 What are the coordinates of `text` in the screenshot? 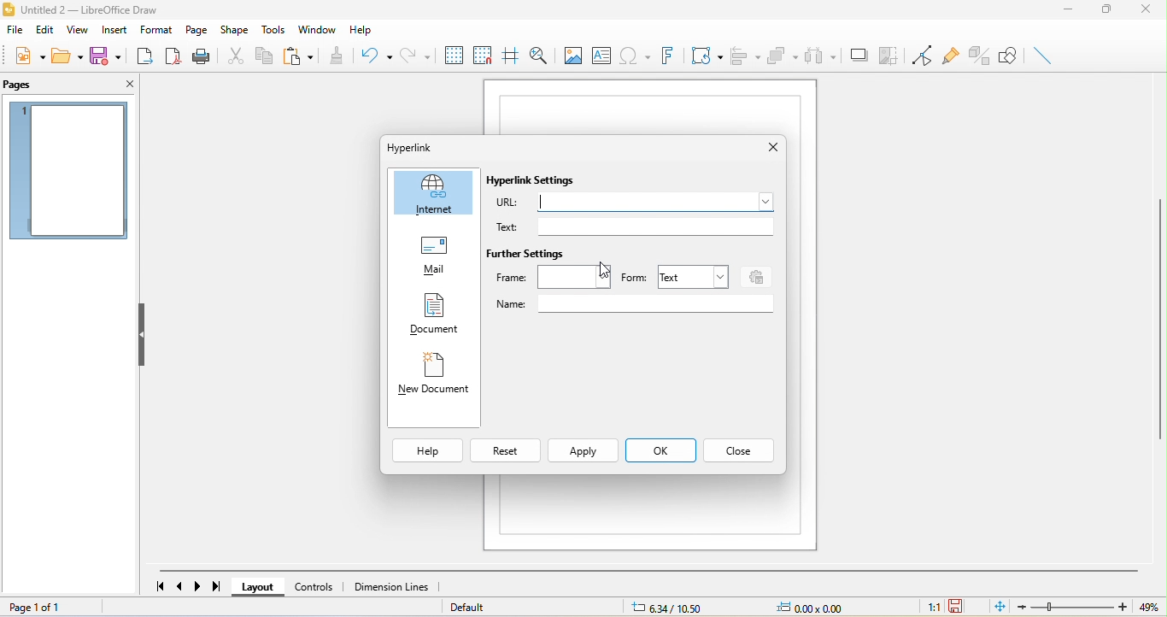 It's located at (637, 227).